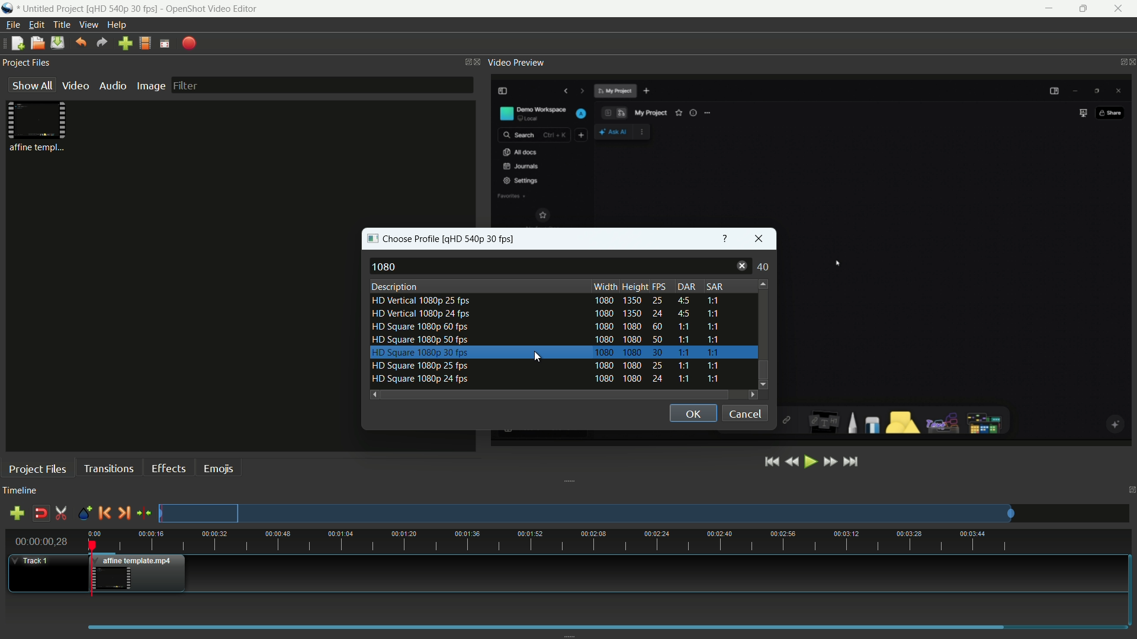  I want to click on cursor, so click(836, 262).